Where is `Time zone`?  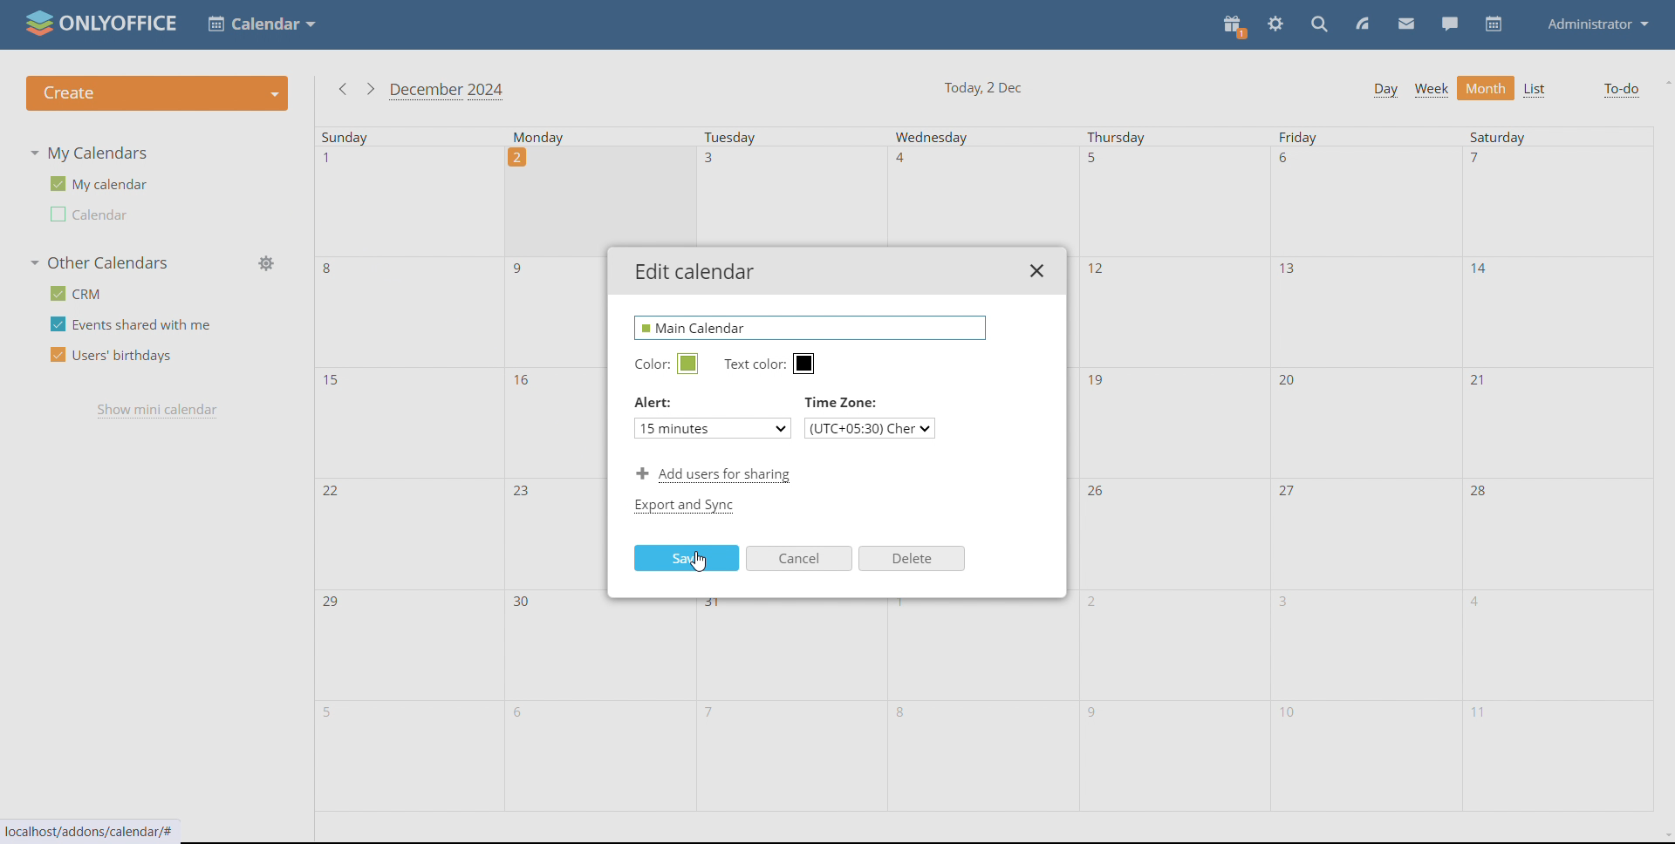 Time zone is located at coordinates (841, 404).